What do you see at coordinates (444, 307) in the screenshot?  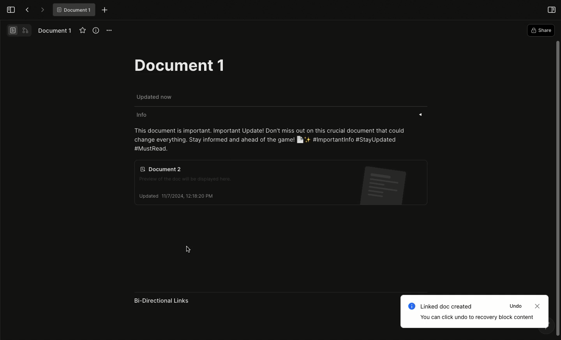 I see `Linked doc created` at bounding box center [444, 307].